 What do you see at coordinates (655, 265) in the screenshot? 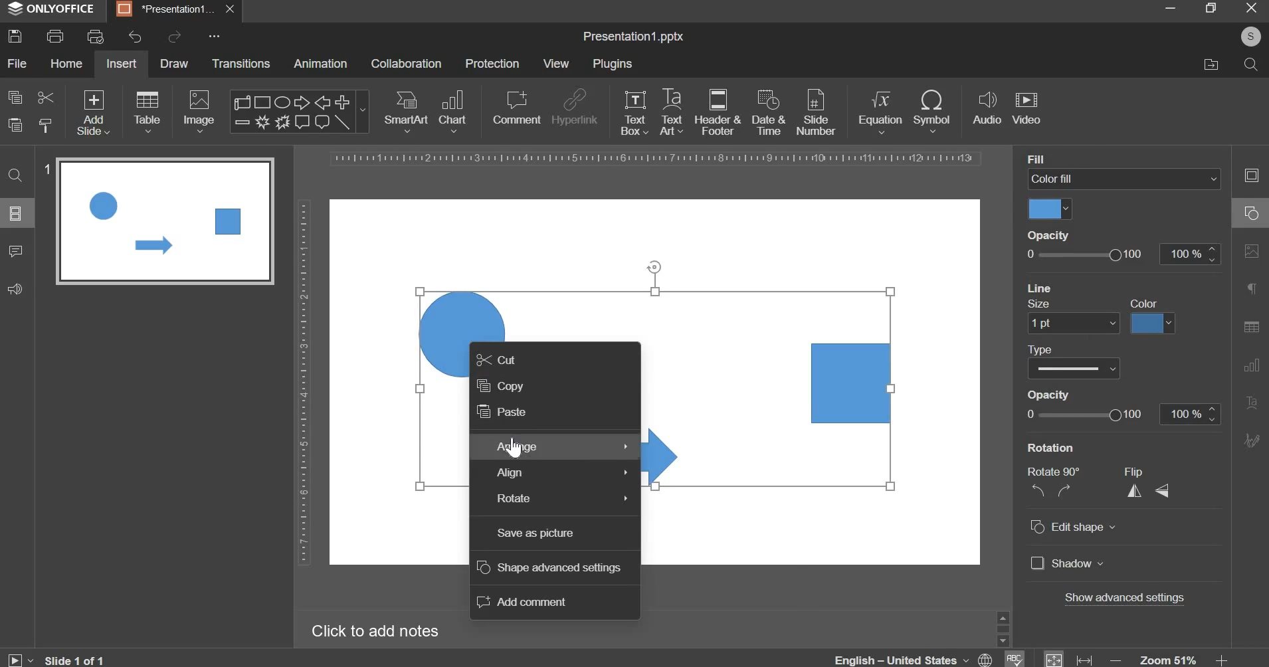
I see `rotate` at bounding box center [655, 265].